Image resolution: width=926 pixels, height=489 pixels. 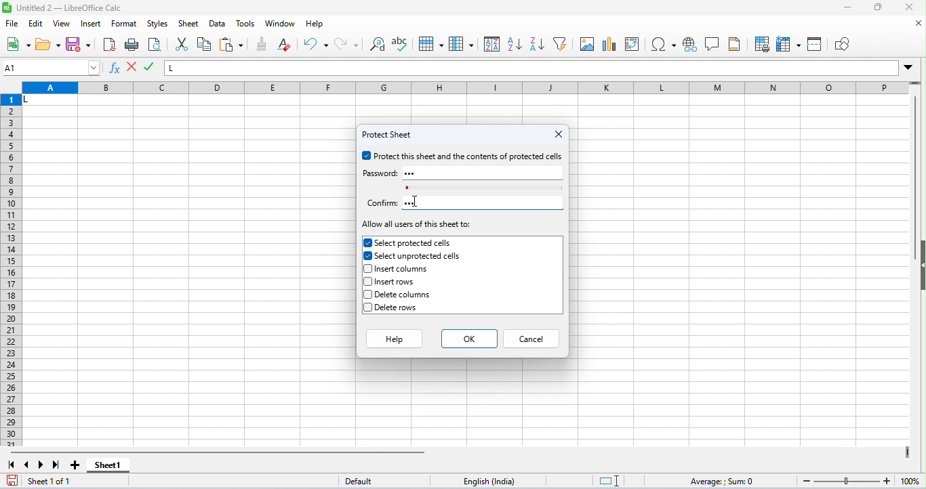 What do you see at coordinates (150, 67) in the screenshot?
I see `reject` at bounding box center [150, 67].